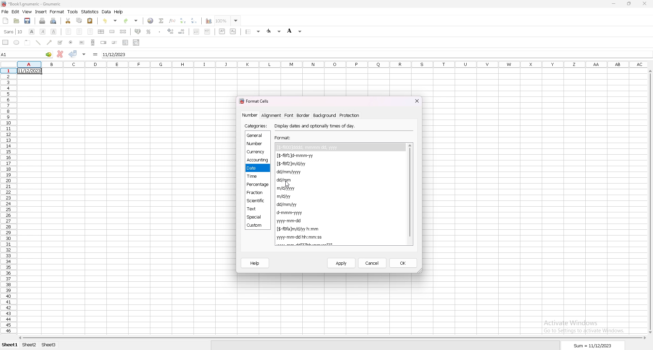 This screenshot has height=350, width=653. Describe the element at coordinates (324, 115) in the screenshot. I see `background` at that location.